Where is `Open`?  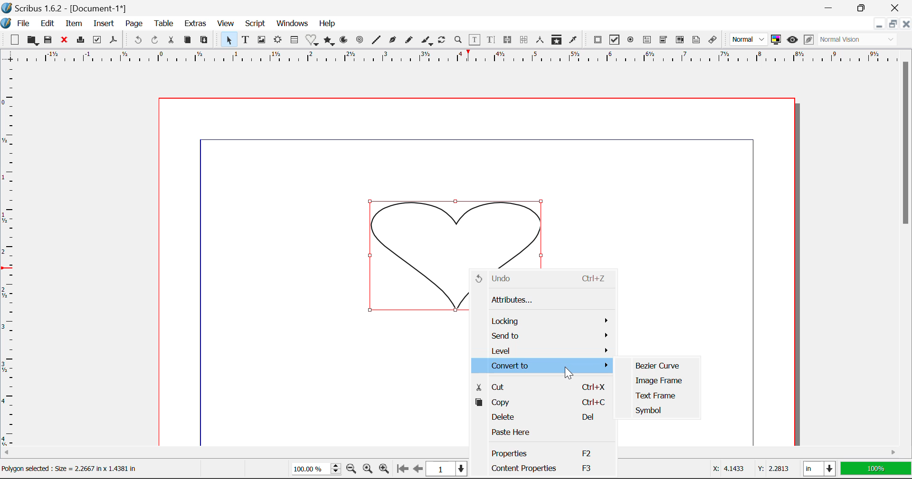
Open is located at coordinates (33, 40).